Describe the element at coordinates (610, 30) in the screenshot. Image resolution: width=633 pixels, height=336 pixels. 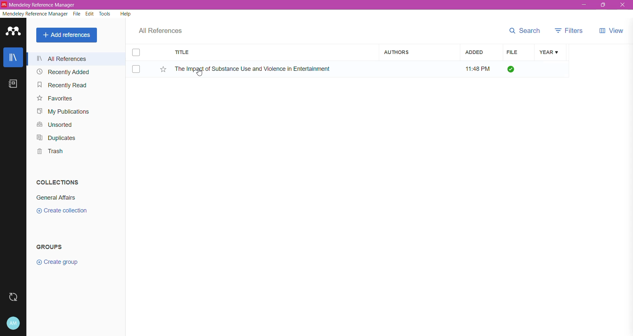
I see `View` at that location.